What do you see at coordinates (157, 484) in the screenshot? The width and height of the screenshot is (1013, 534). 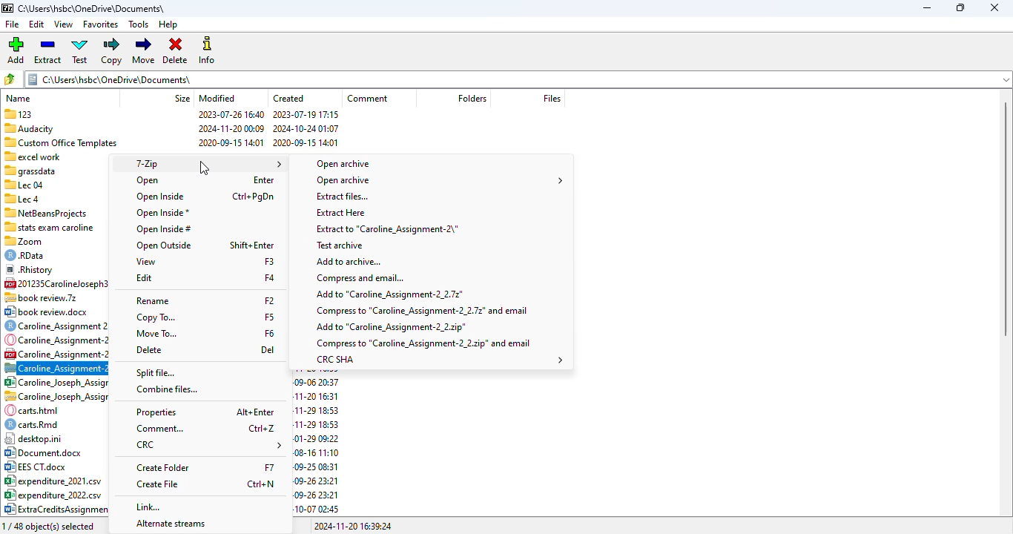 I see `create file` at bounding box center [157, 484].